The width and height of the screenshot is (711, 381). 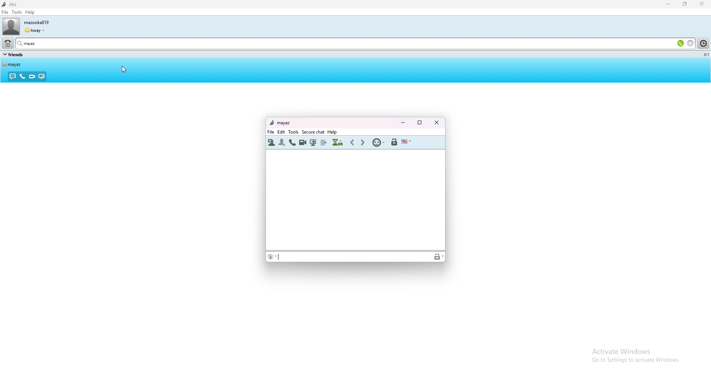 What do you see at coordinates (16, 64) in the screenshot?
I see `mayaz` at bounding box center [16, 64].